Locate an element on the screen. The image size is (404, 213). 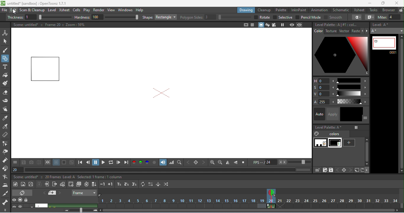
preview is located at coordinates (292, 25).